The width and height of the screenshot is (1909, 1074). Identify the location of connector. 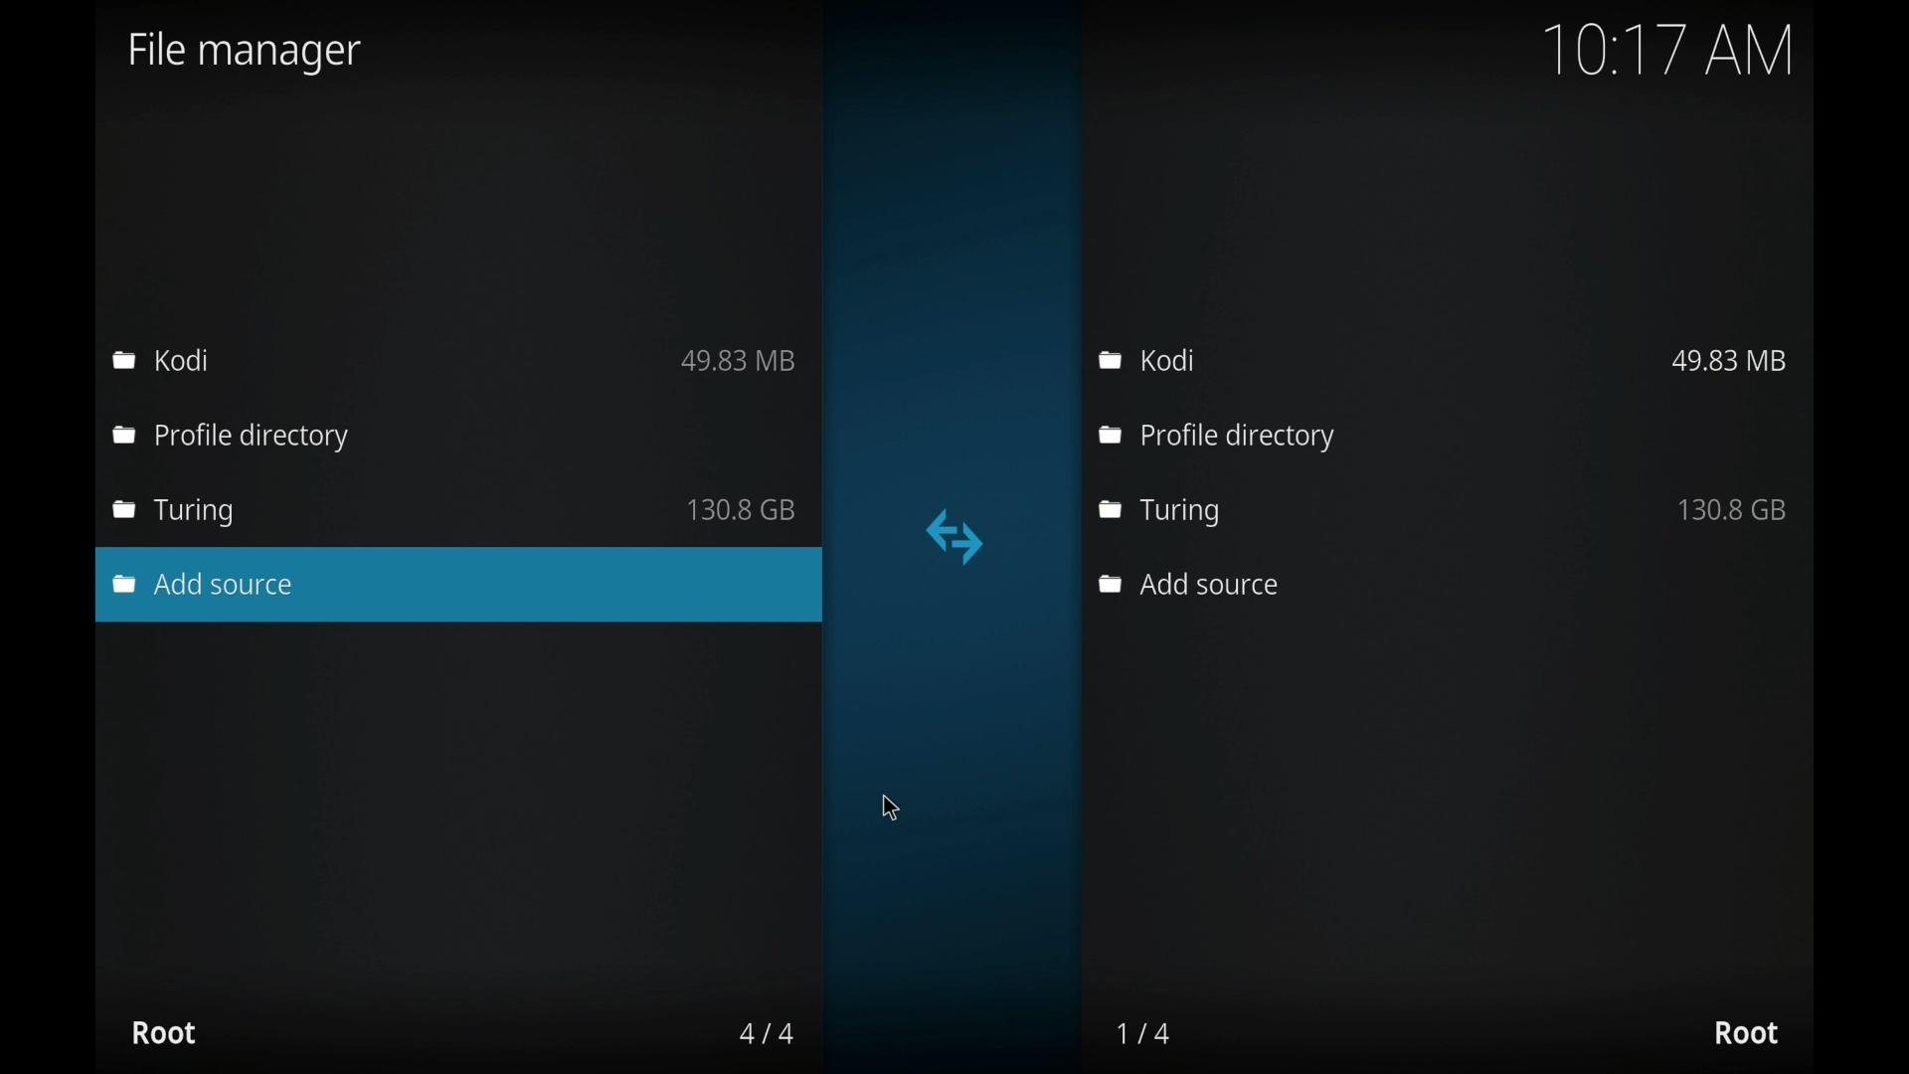
(955, 537).